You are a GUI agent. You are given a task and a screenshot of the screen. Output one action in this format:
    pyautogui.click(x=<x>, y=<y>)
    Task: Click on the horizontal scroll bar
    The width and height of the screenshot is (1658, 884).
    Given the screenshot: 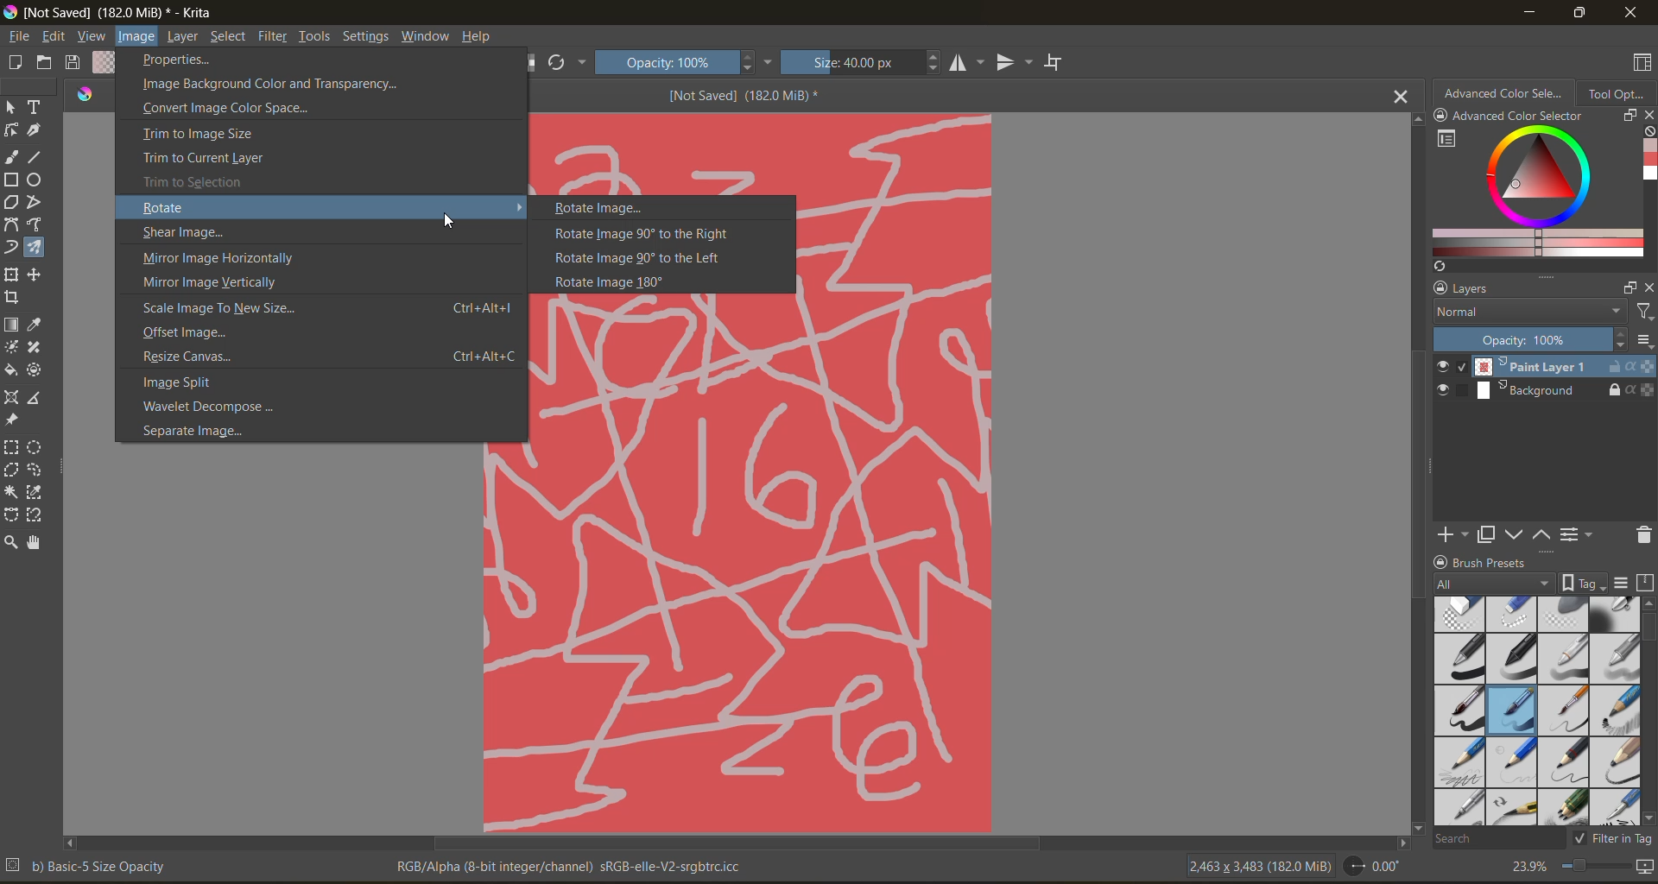 What is the action you would take?
    pyautogui.click(x=741, y=844)
    